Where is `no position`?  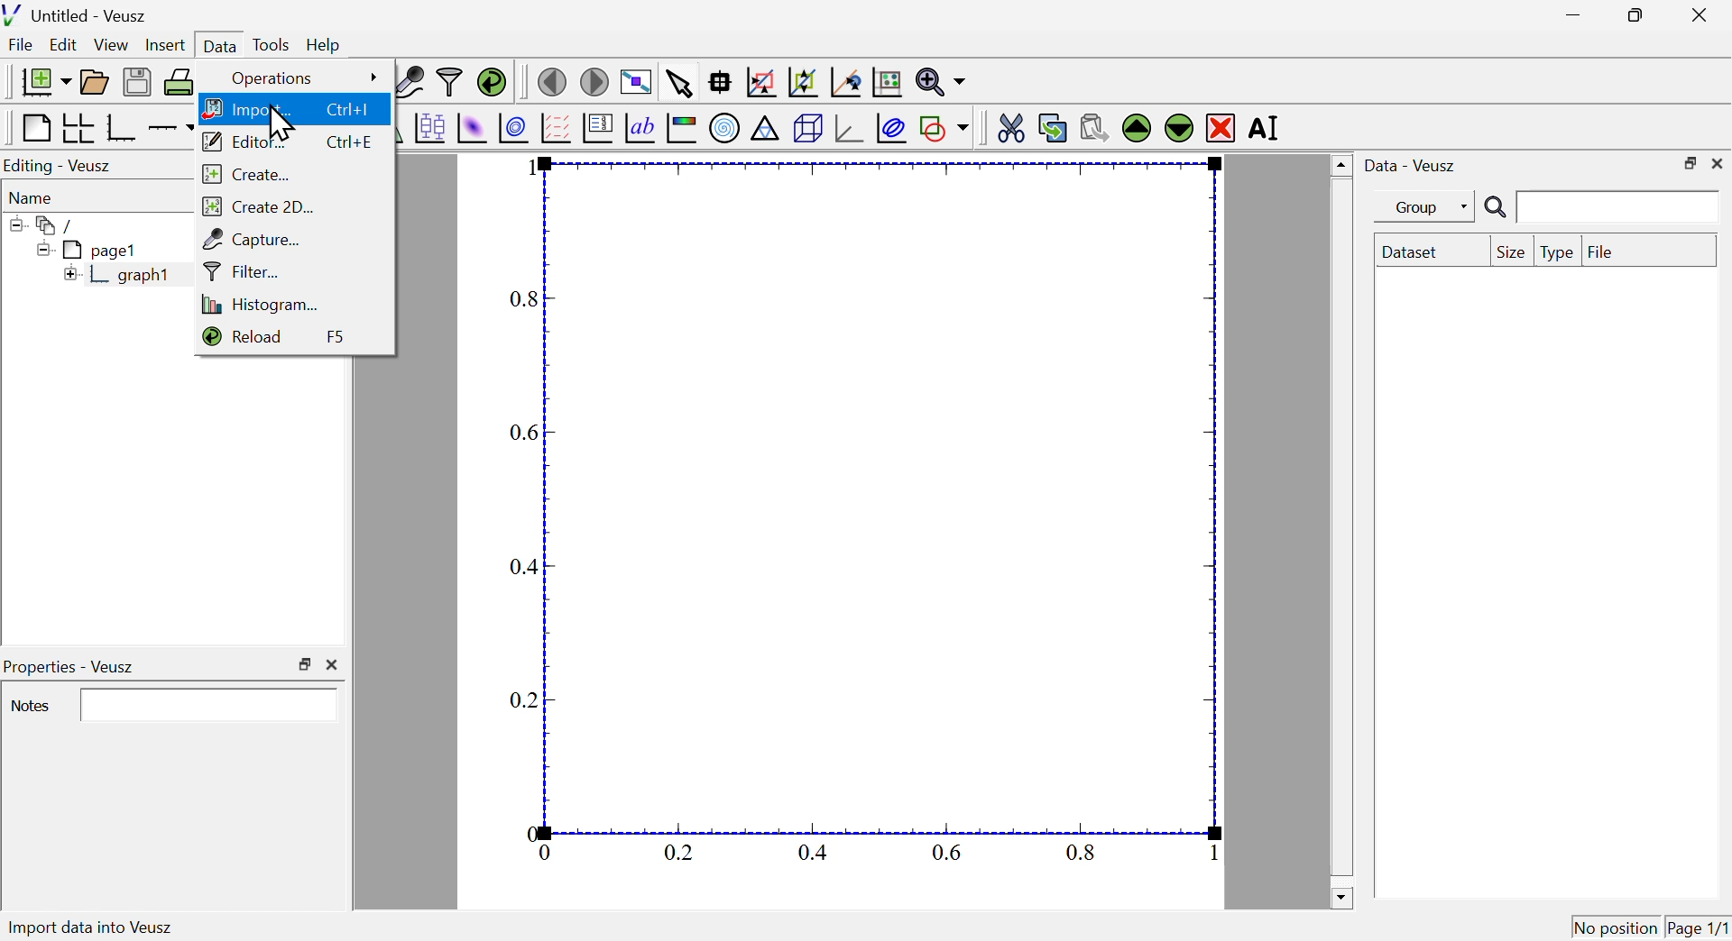
no position is located at coordinates (1616, 926).